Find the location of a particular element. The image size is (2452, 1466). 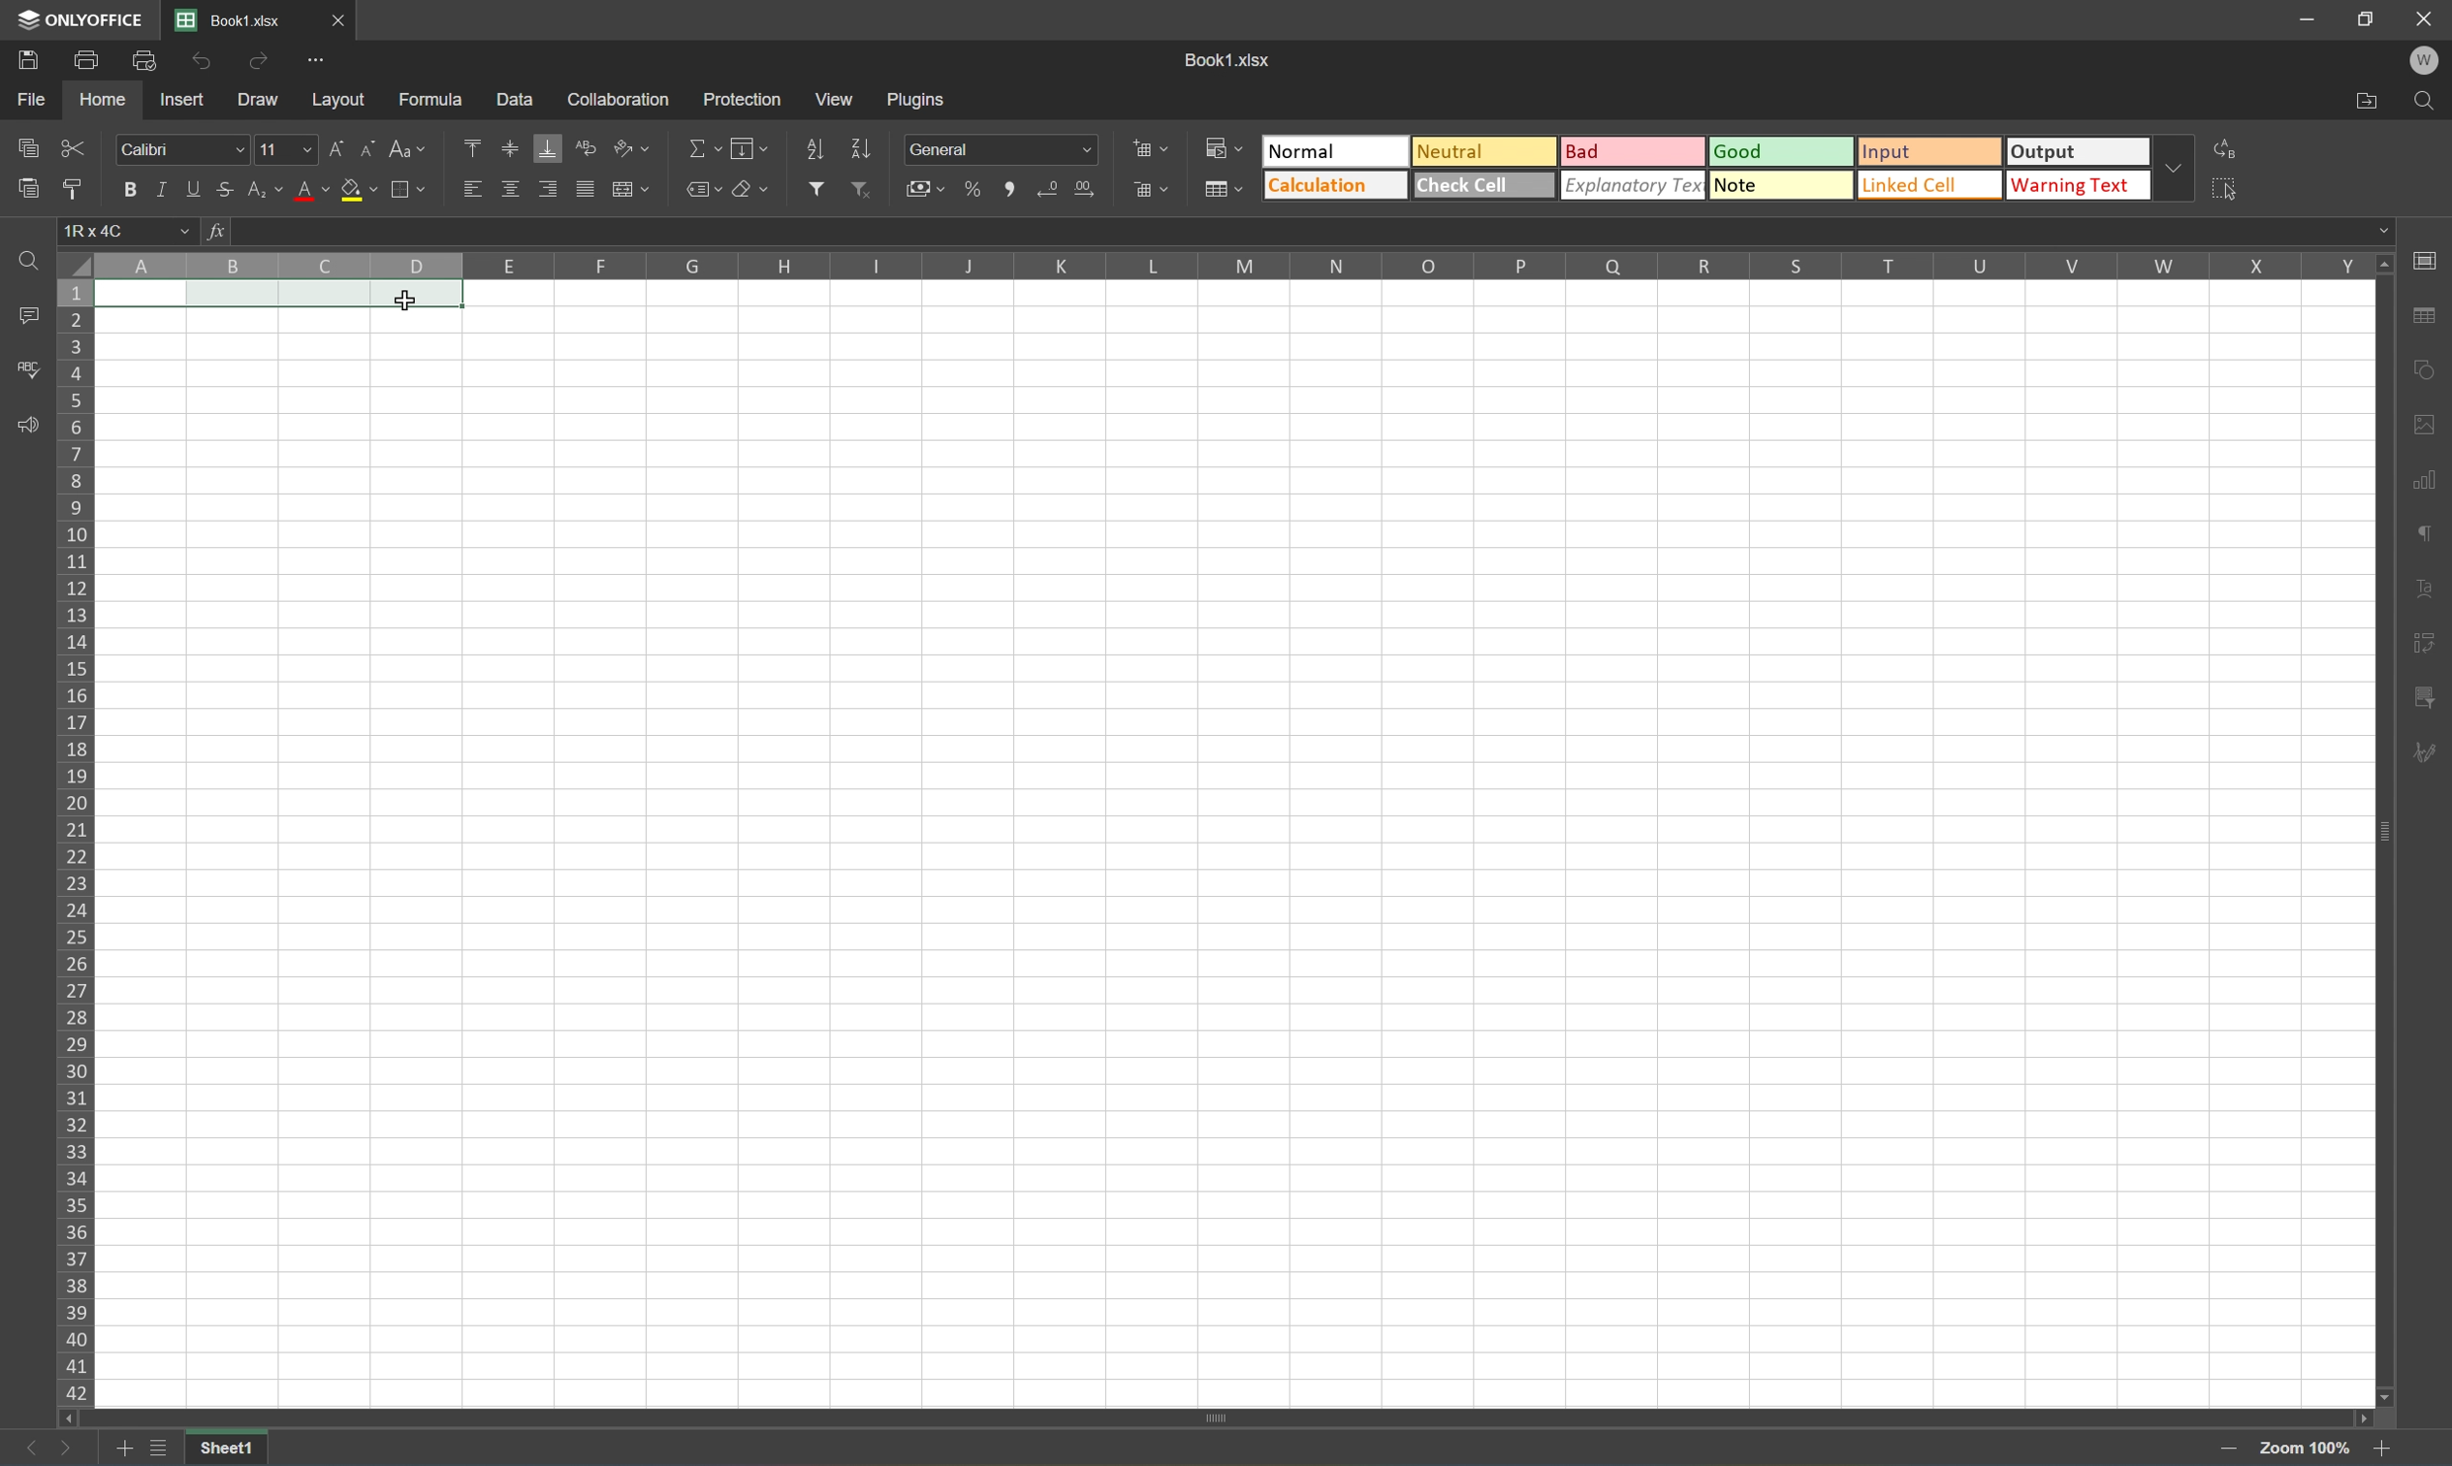

Italic is located at coordinates (169, 191).